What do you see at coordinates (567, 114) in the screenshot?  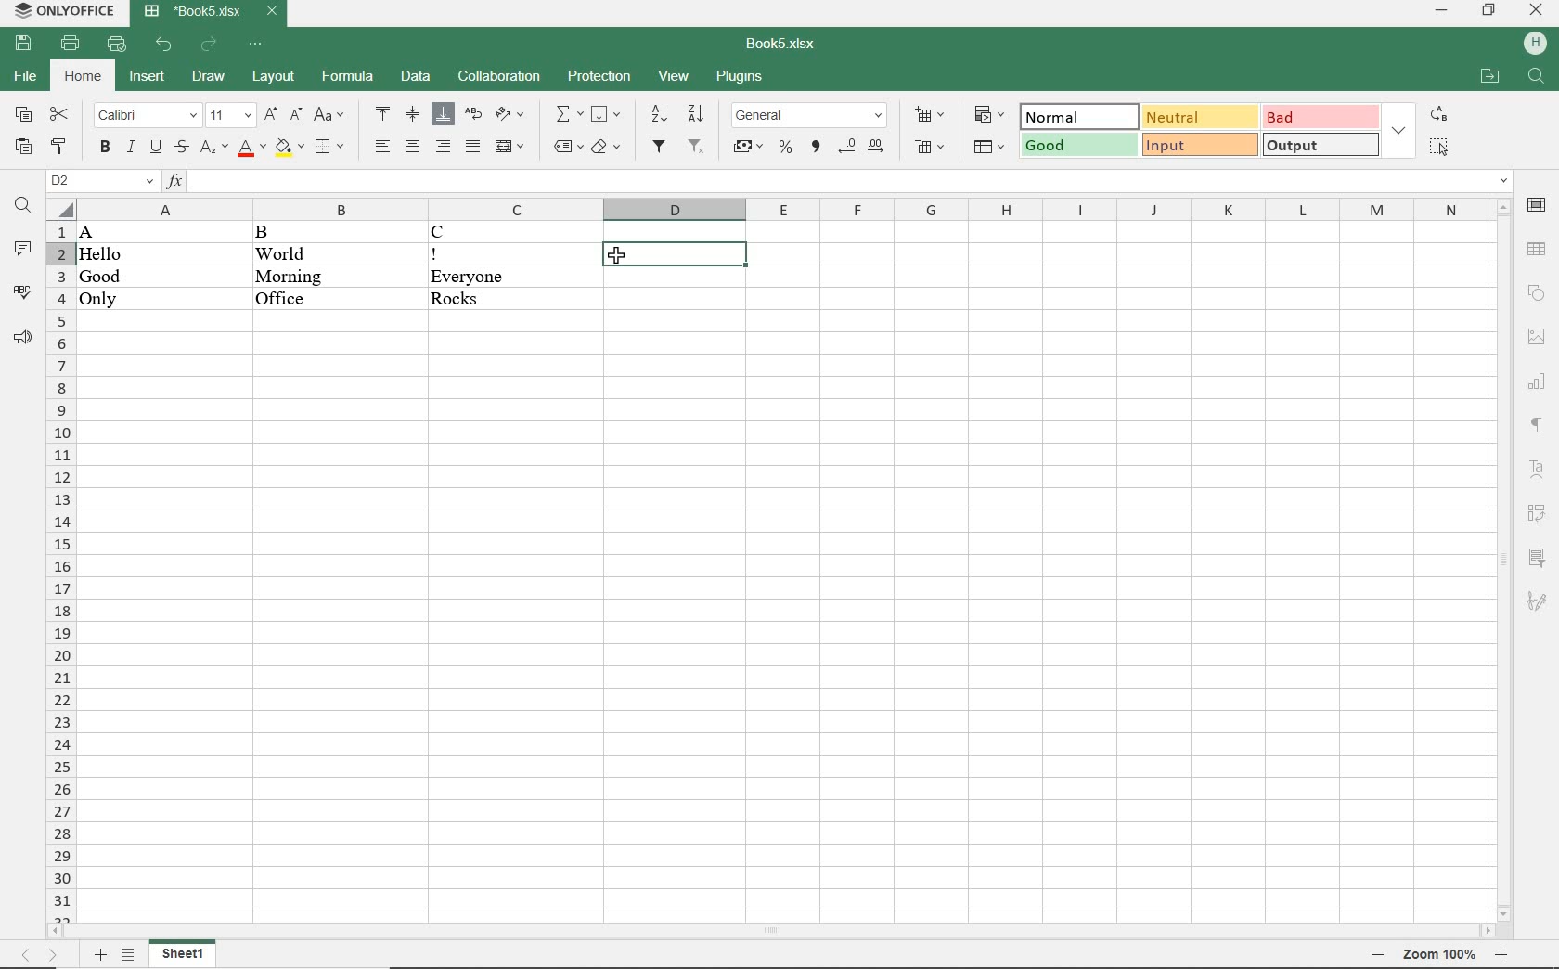 I see `summation` at bounding box center [567, 114].